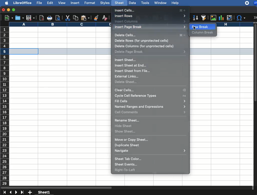 This screenshot has width=257, height=195. What do you see at coordinates (151, 16) in the screenshot?
I see `insert rows` at bounding box center [151, 16].